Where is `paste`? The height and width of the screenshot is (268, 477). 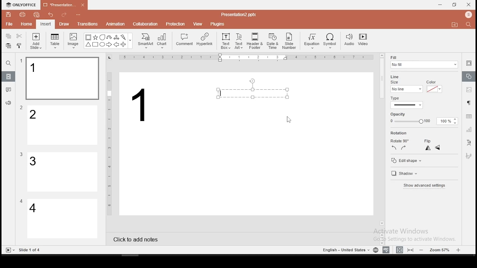 paste is located at coordinates (8, 46).